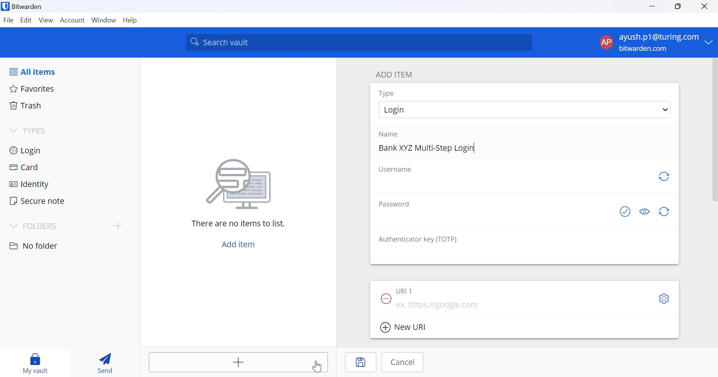 This screenshot has height=377, width=718. What do you see at coordinates (664, 110) in the screenshot?
I see `Drop Down` at bounding box center [664, 110].